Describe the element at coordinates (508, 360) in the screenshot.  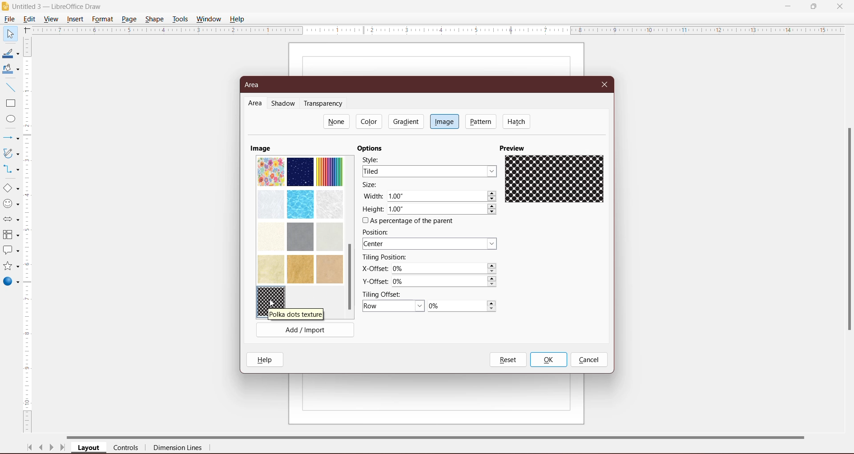
I see `Reset` at that location.